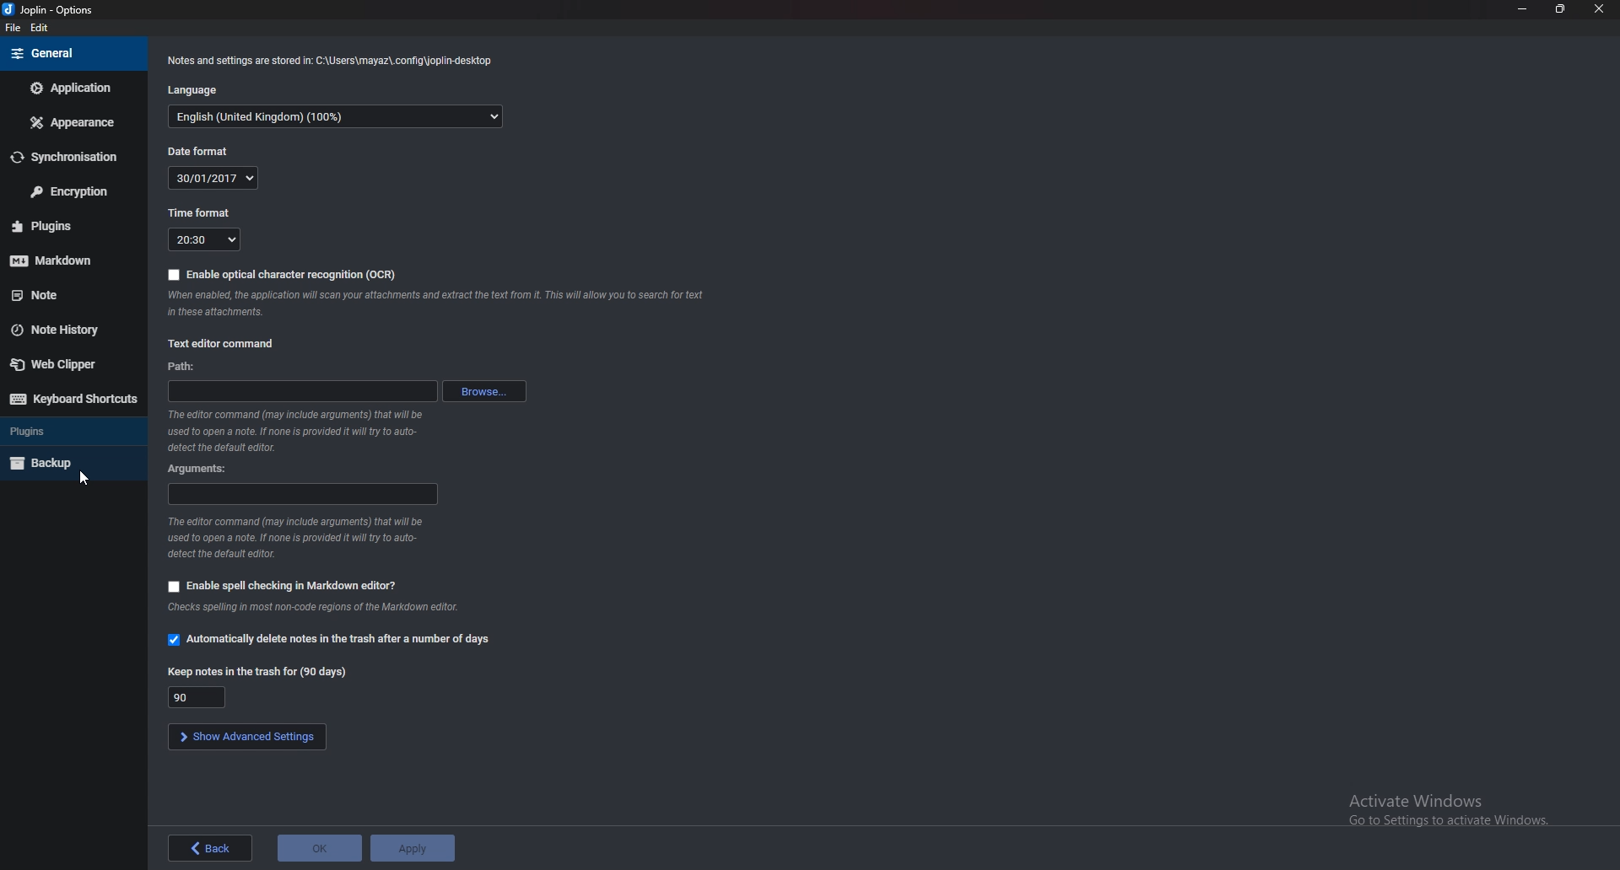 Image resolution: width=1620 pixels, height=870 pixels. Describe the element at coordinates (70, 400) in the screenshot. I see `Keyboard shortcuts` at that location.